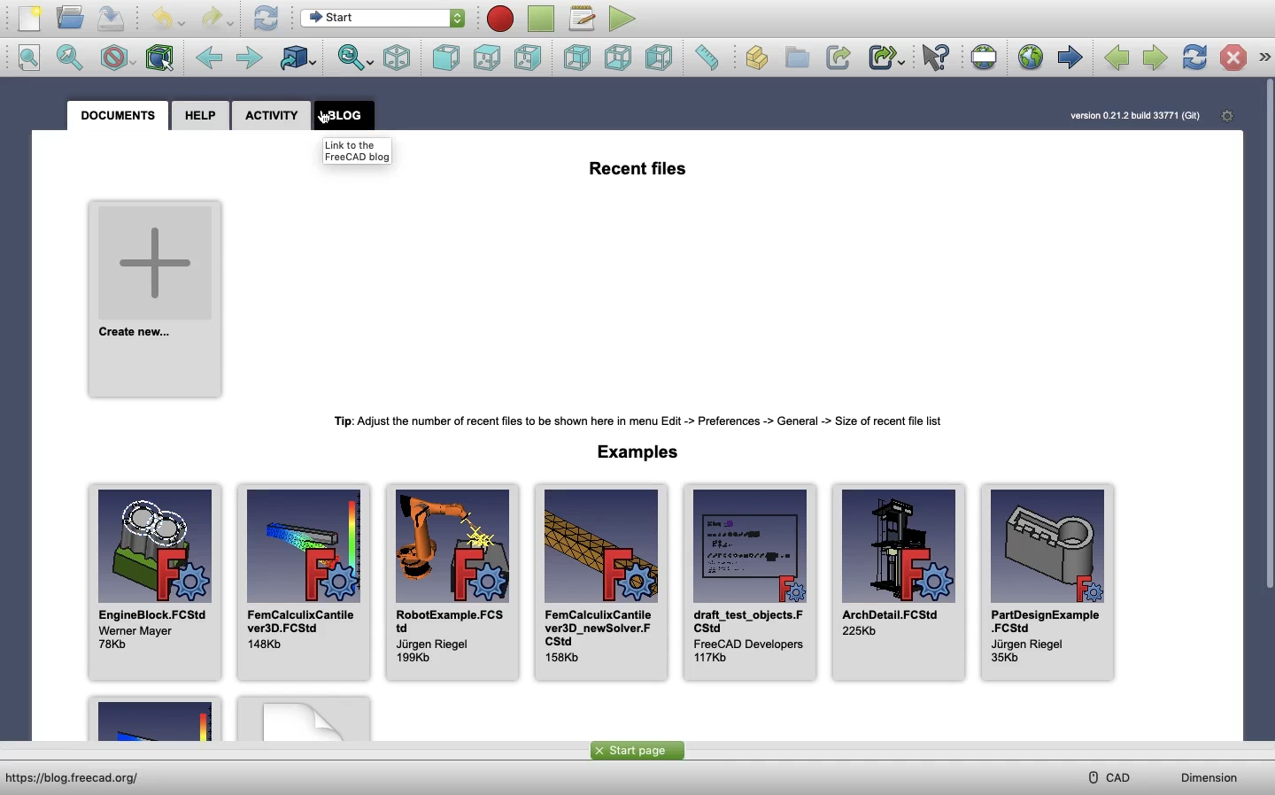  Describe the element at coordinates (397, 58) in the screenshot. I see `Isometric` at that location.